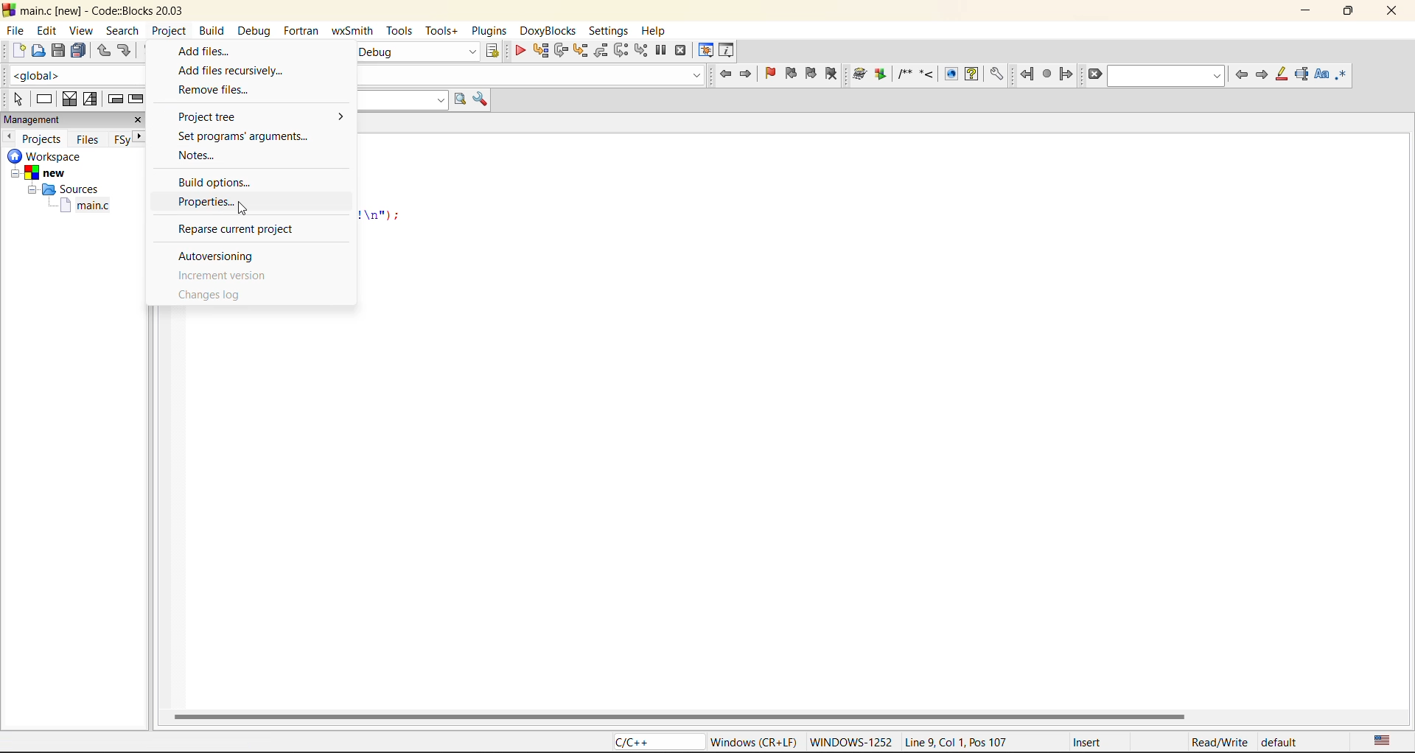 This screenshot has height=753, width=1415. What do you see at coordinates (141, 136) in the screenshot?
I see `next` at bounding box center [141, 136].